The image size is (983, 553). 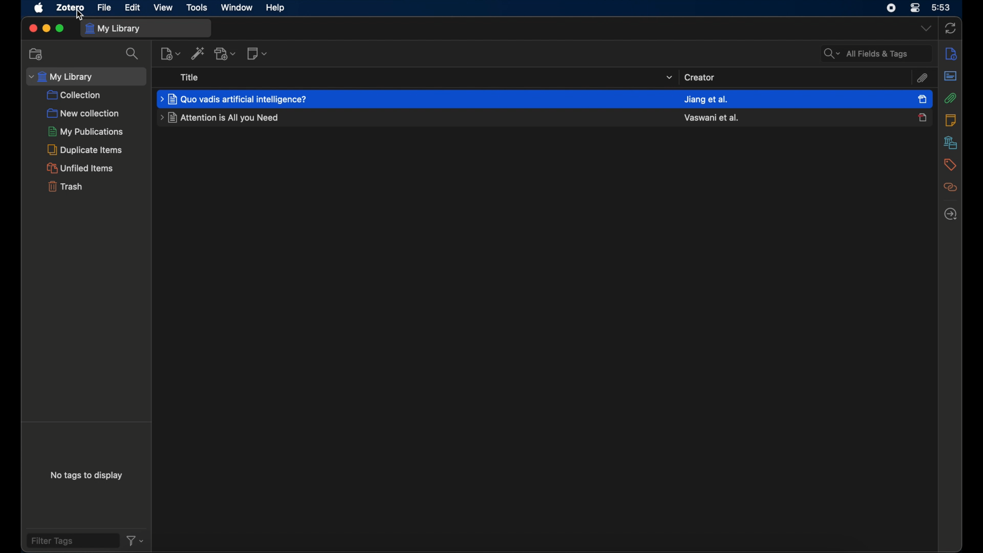 I want to click on control center, so click(x=890, y=8).